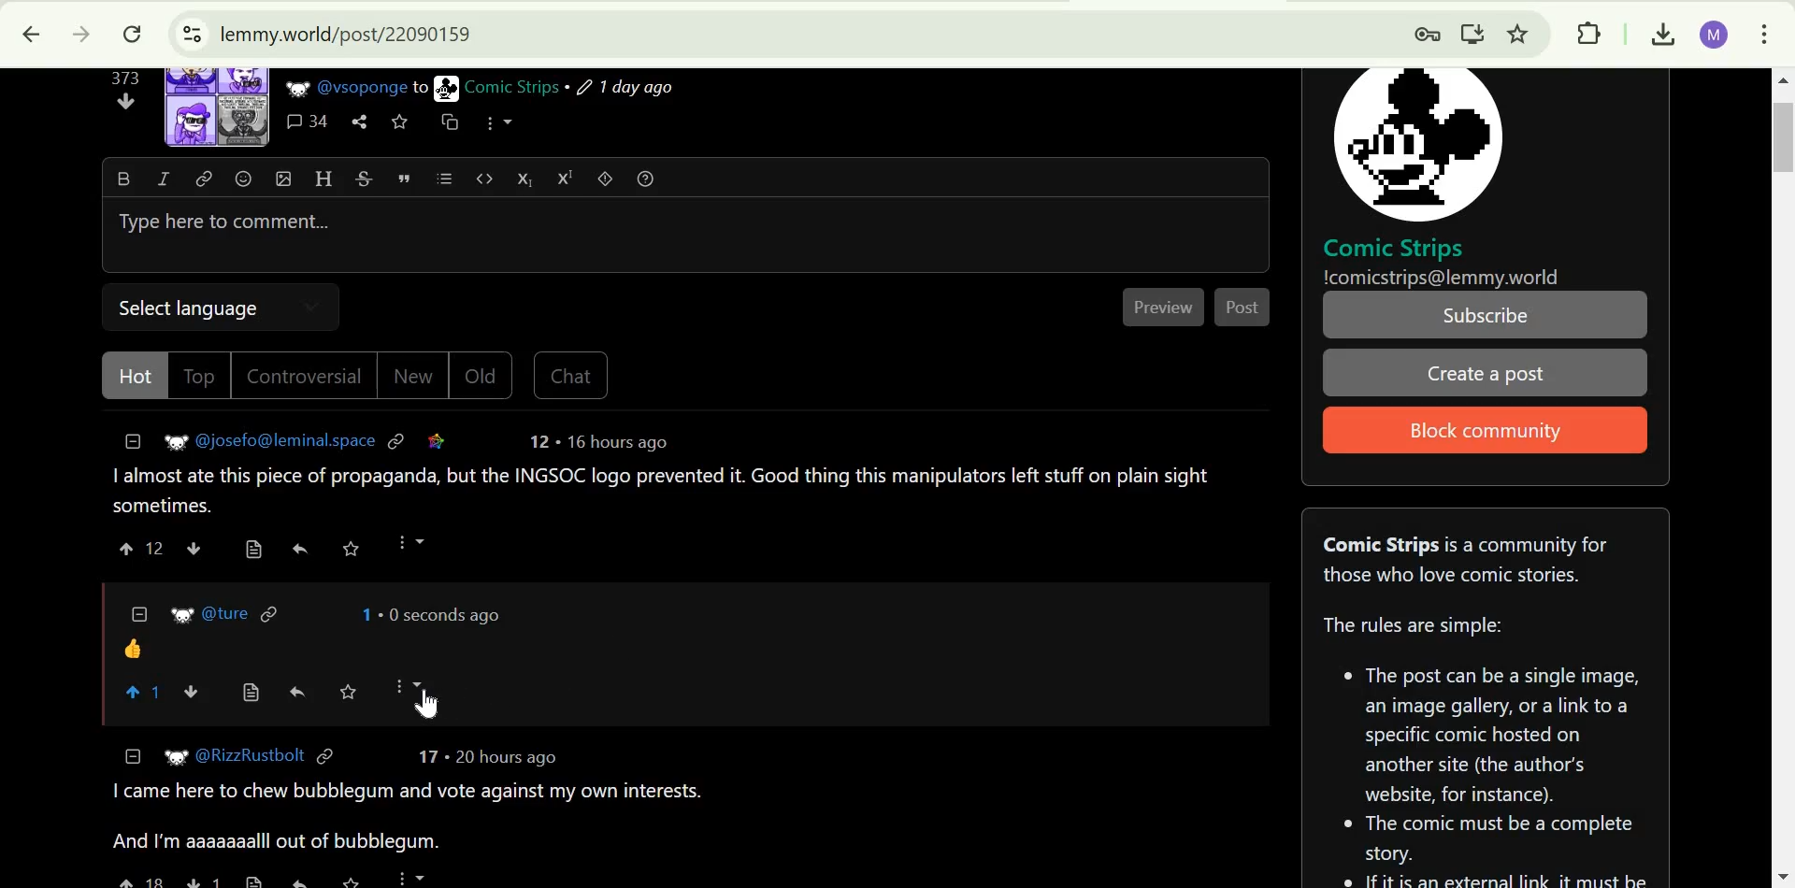  Describe the element at coordinates (511, 87) in the screenshot. I see `Comic Strips` at that location.